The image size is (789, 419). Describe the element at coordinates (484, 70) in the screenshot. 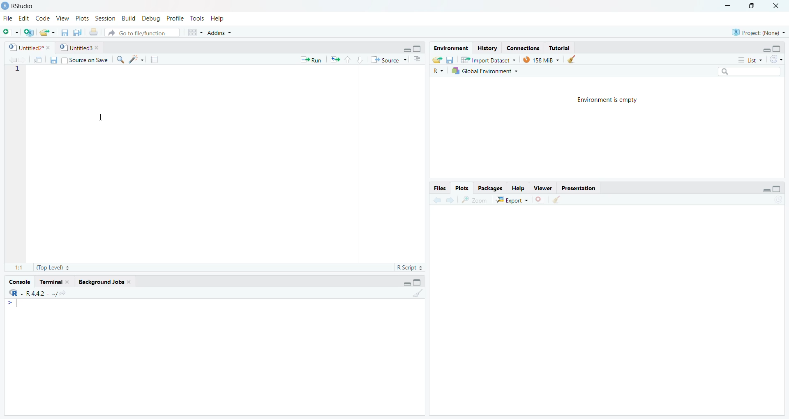

I see `Global Environment` at that location.